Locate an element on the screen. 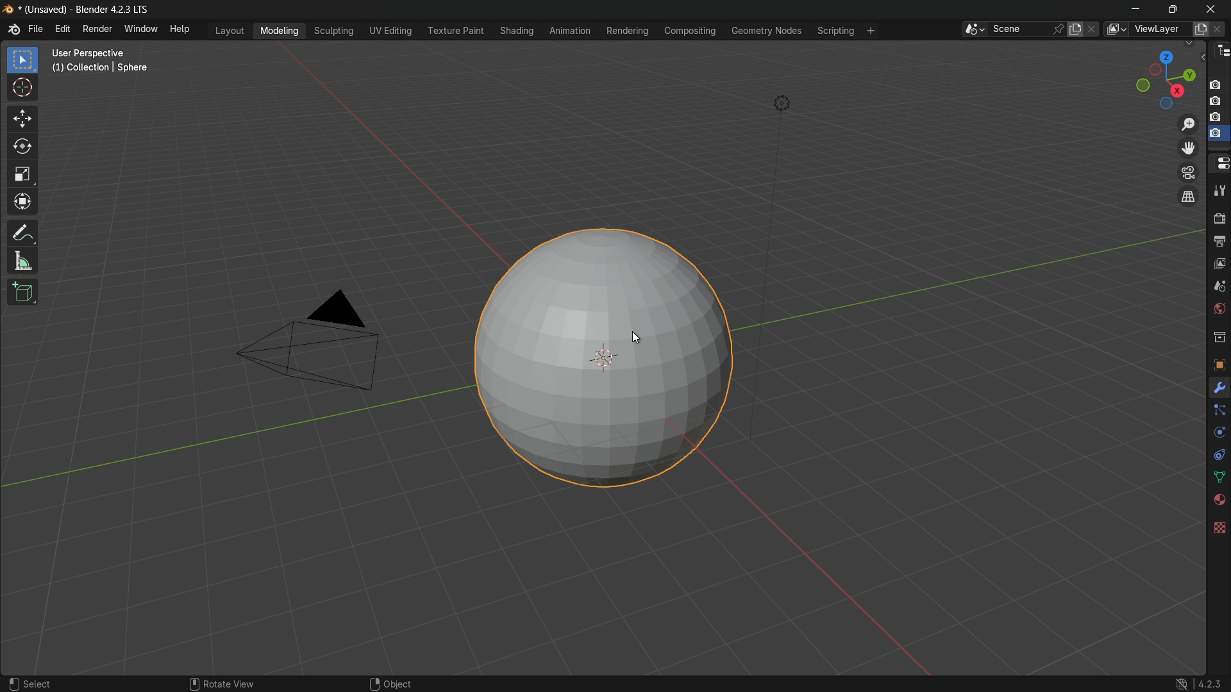 Image resolution: width=1231 pixels, height=692 pixels. move the view is located at coordinates (1189, 149).